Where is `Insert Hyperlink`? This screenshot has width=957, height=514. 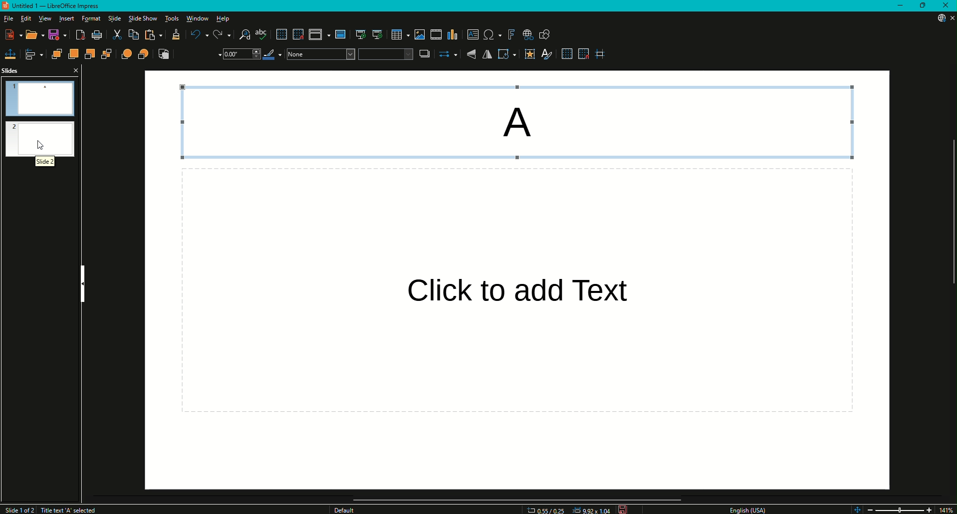 Insert Hyperlink is located at coordinates (528, 35).